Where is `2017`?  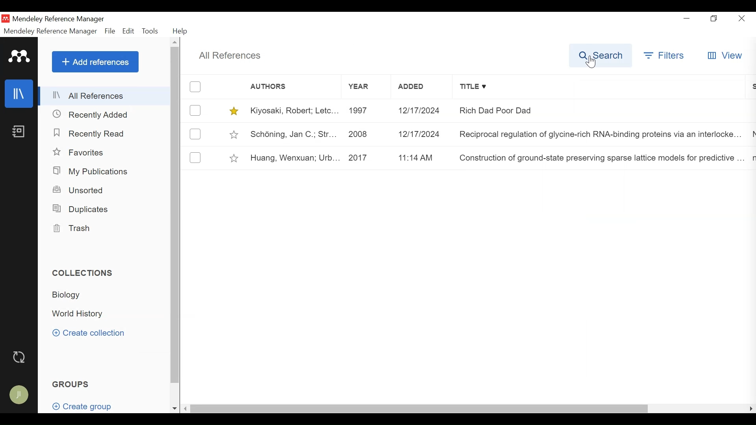
2017 is located at coordinates (365, 158).